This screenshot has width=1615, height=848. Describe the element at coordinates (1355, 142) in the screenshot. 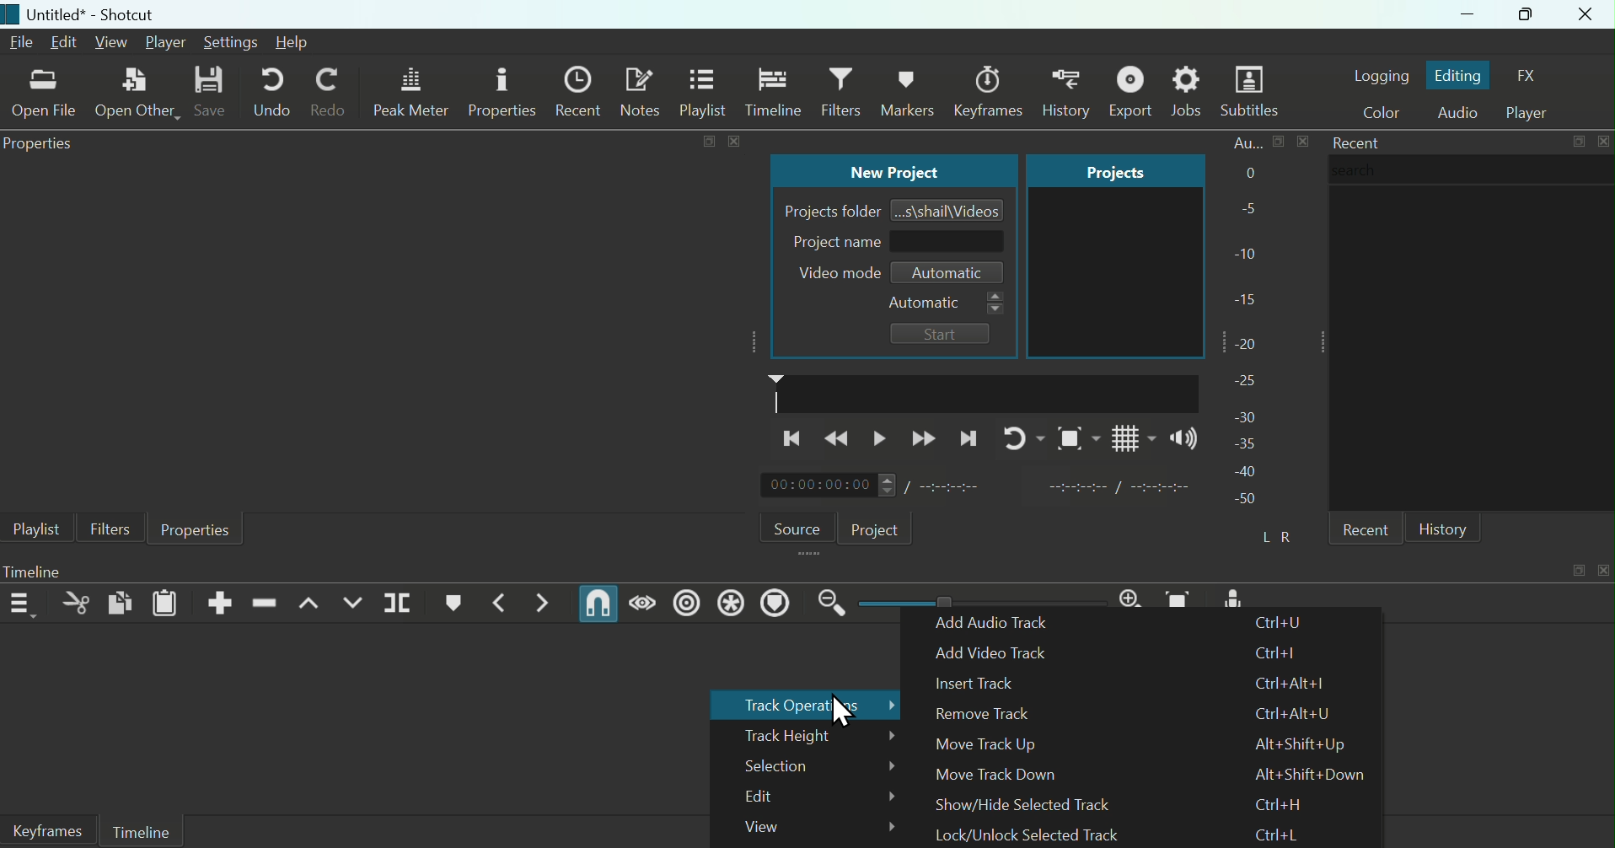

I see `Recent` at that location.